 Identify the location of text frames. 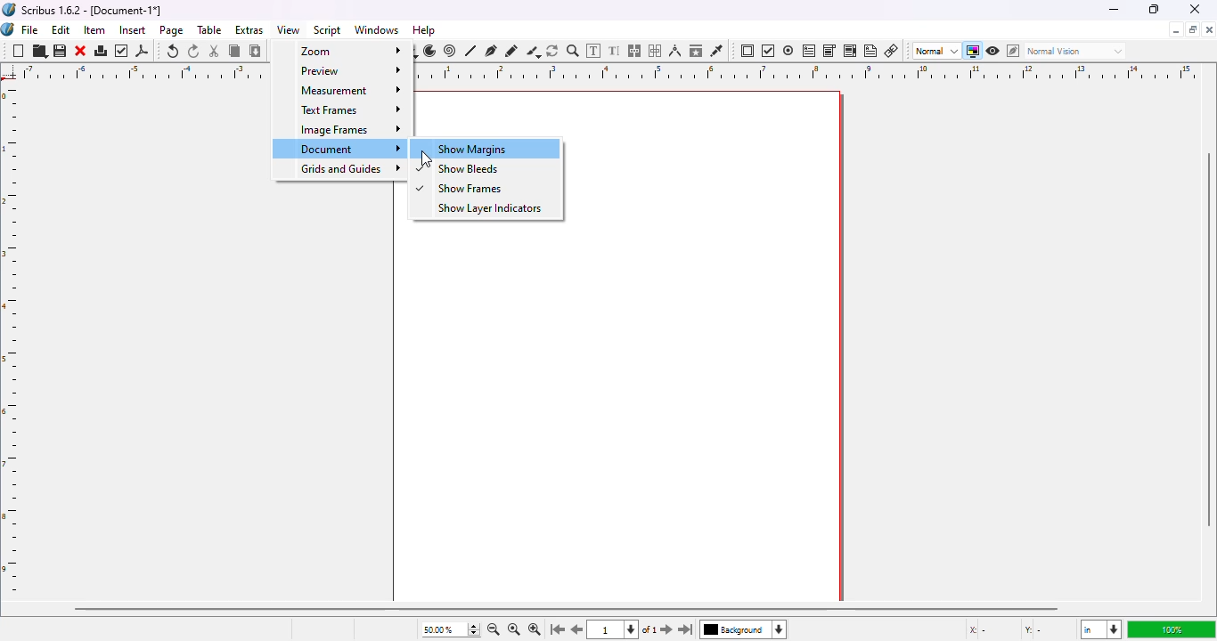
(340, 110).